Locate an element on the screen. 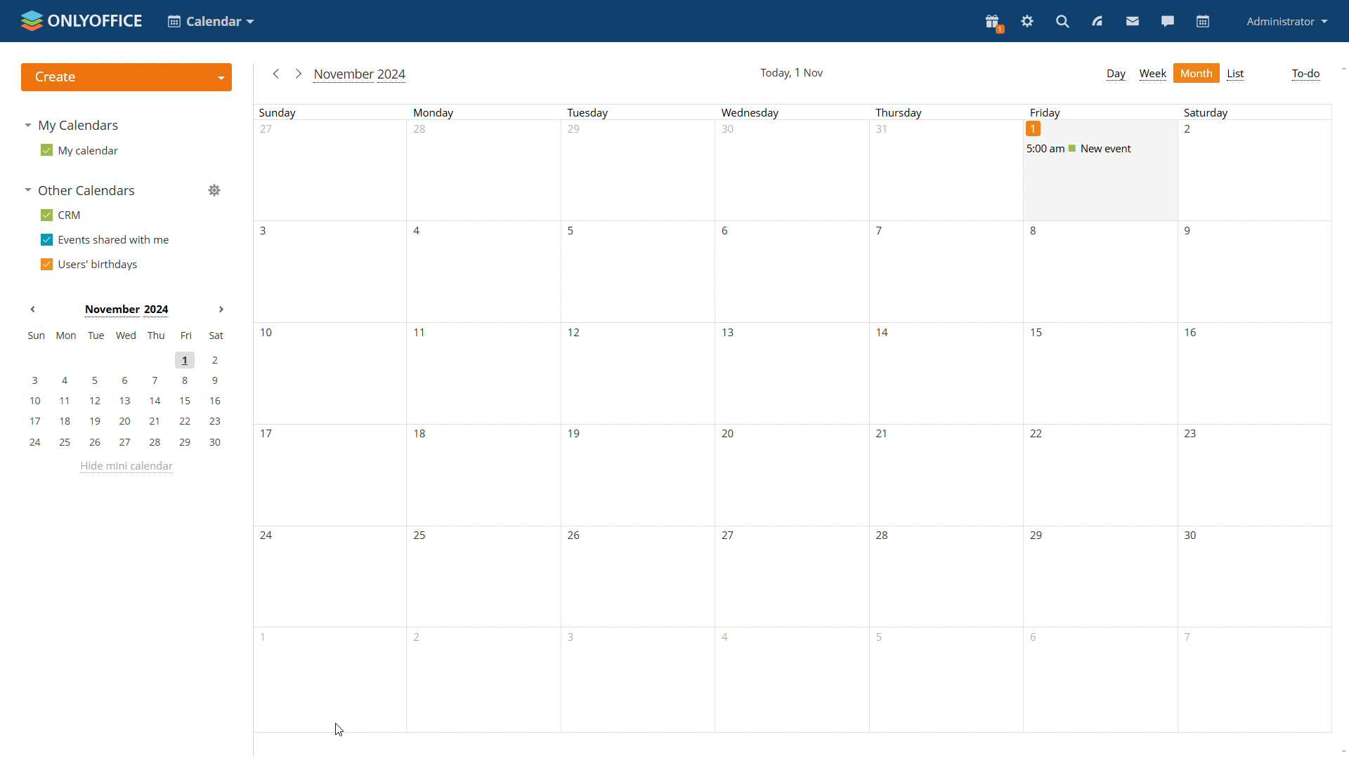 The height and width of the screenshot is (758, 1349). go to previous month is located at coordinates (275, 74).